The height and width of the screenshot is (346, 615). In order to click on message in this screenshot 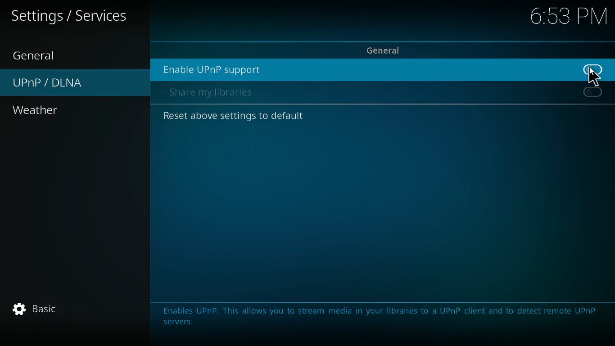, I will do `click(383, 318)`.